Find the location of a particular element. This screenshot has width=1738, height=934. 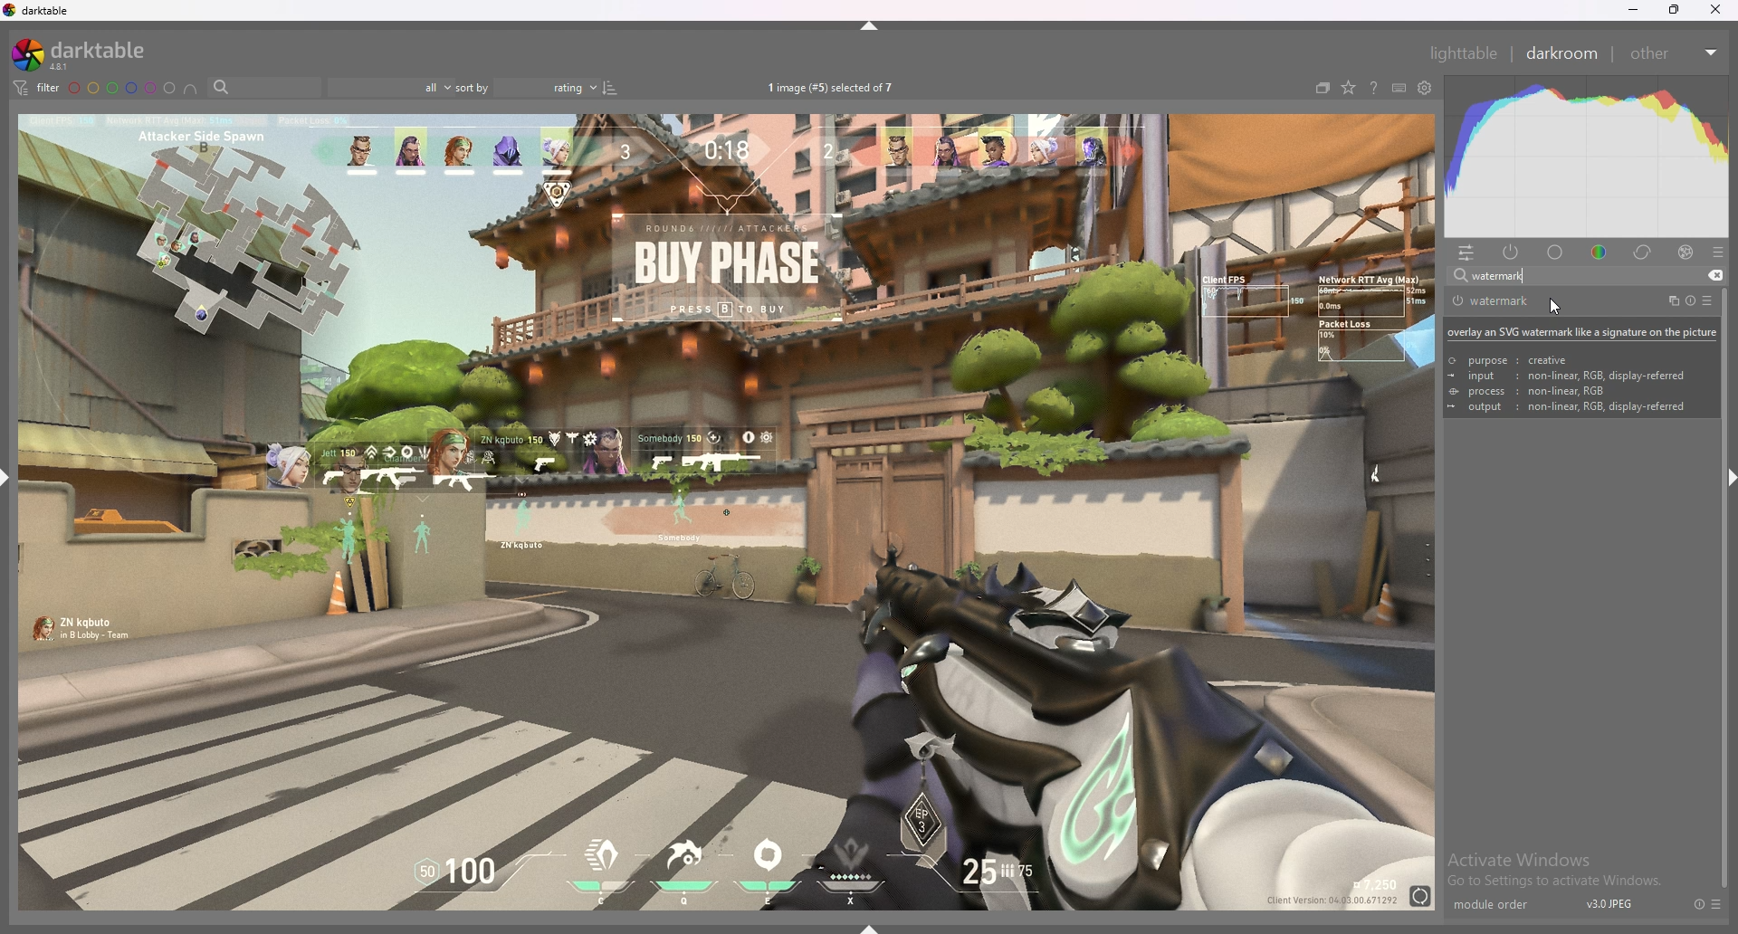

close is located at coordinates (1715, 11).